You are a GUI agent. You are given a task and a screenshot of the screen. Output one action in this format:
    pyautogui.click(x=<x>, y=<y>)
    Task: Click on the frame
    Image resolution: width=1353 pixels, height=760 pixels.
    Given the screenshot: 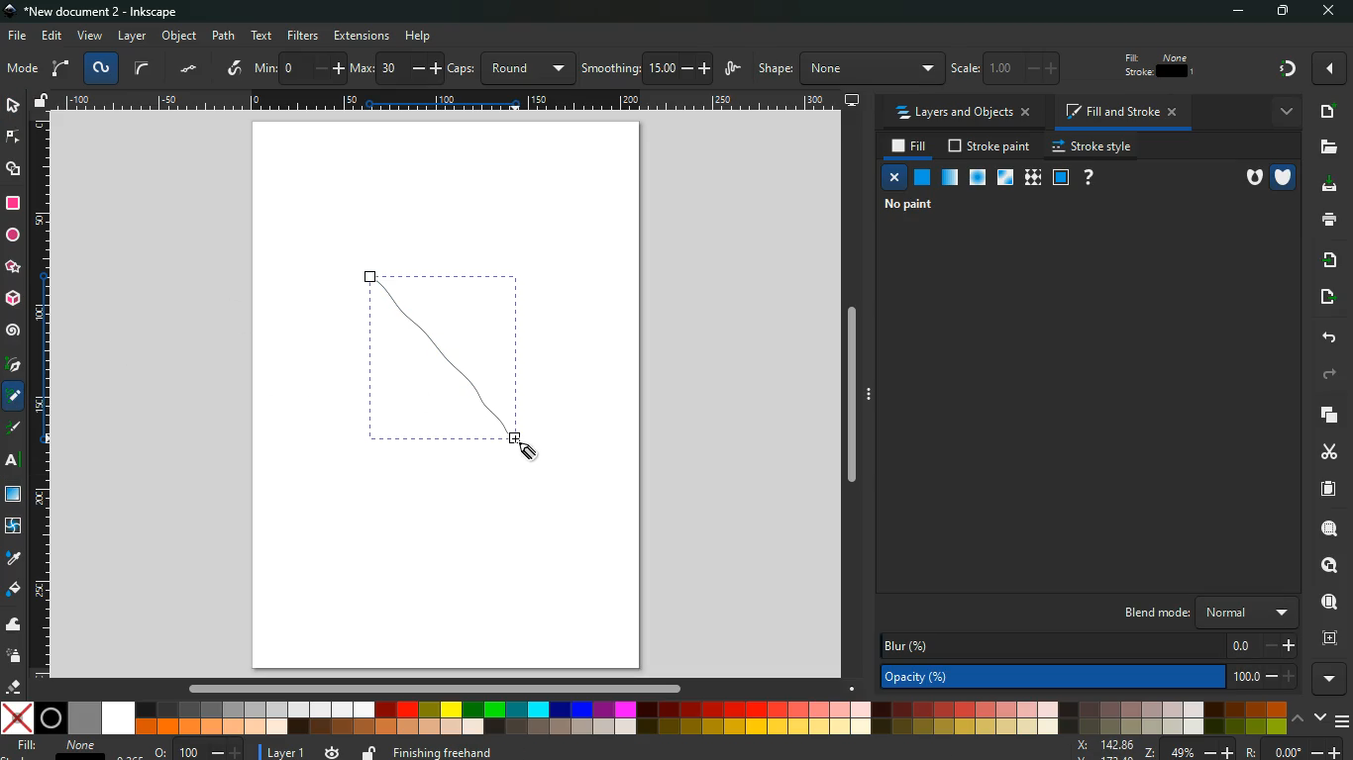 What is the action you would take?
    pyautogui.click(x=1061, y=177)
    